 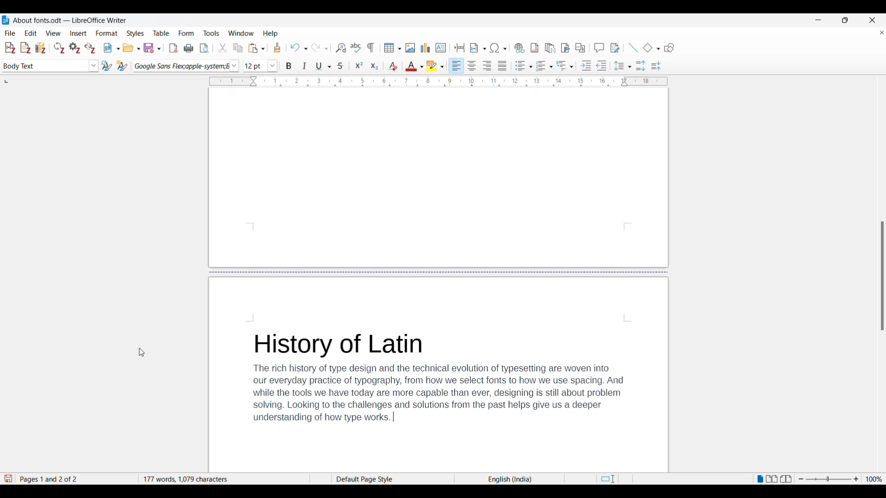 I want to click on Add note, so click(x=26, y=48).